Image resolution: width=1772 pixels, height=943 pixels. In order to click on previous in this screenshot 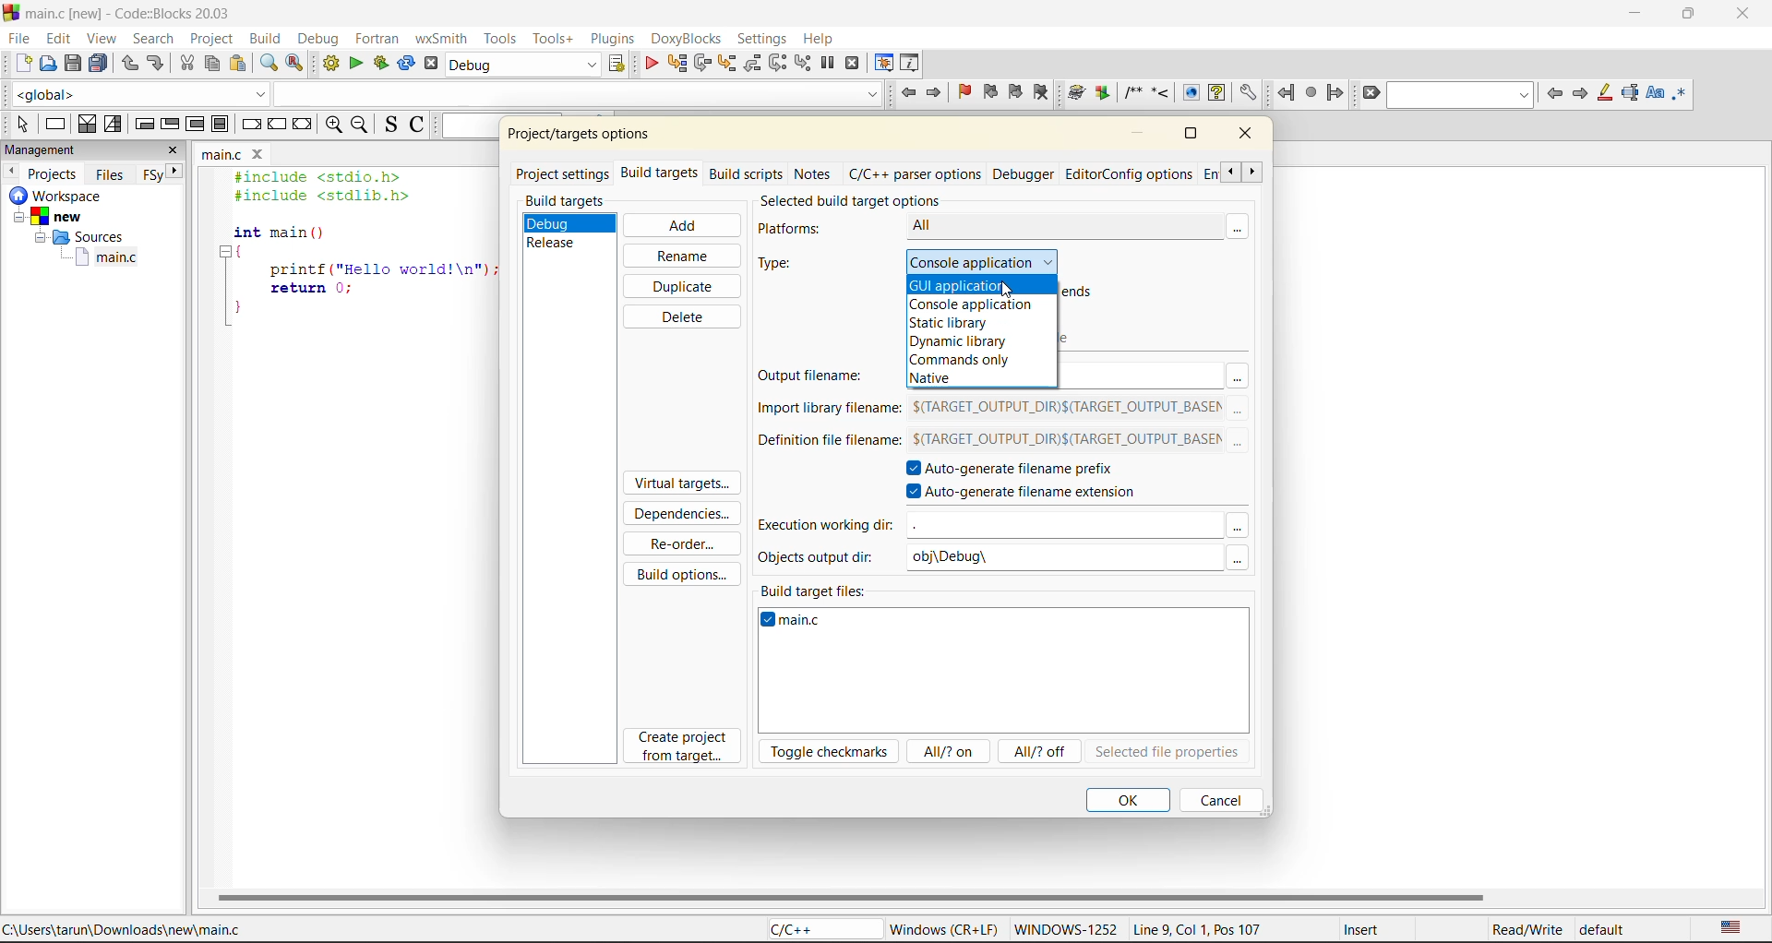, I will do `click(1554, 95)`.